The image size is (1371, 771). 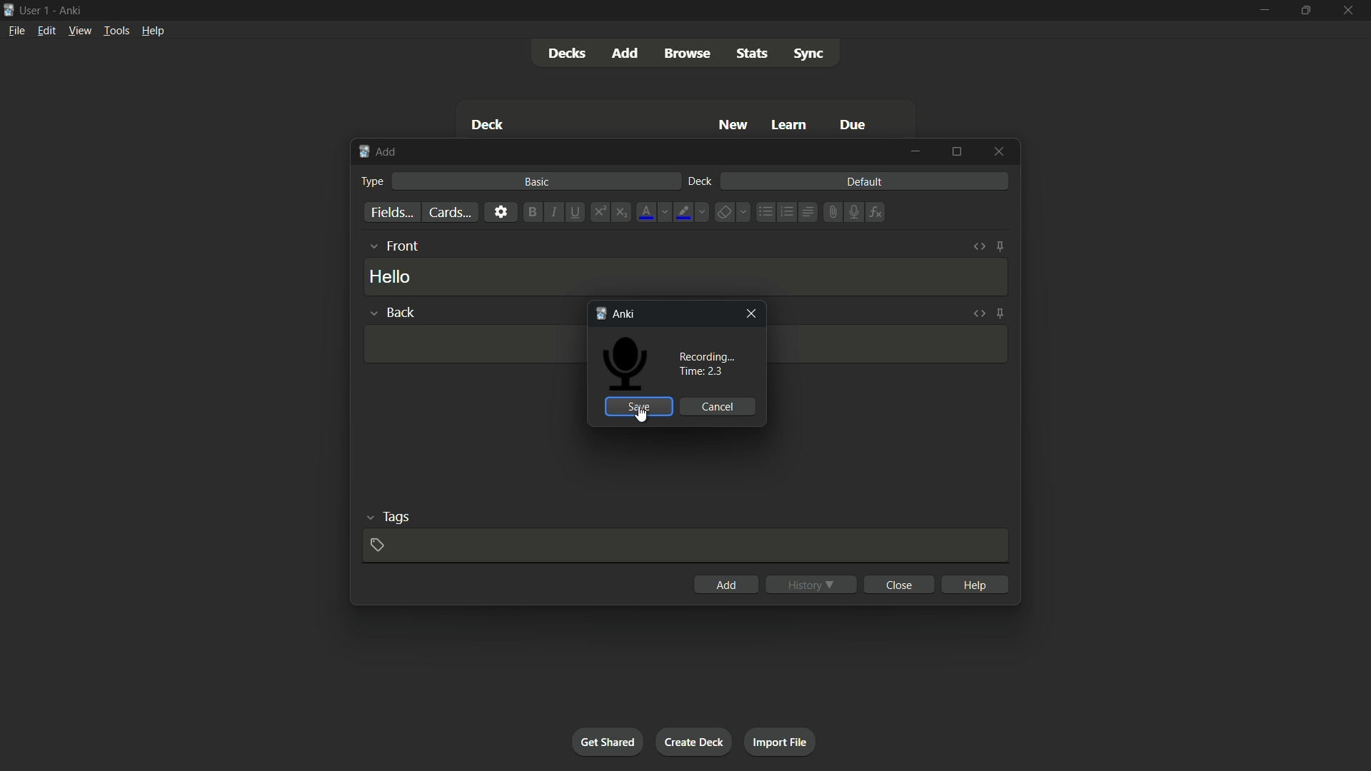 What do you see at coordinates (17, 31) in the screenshot?
I see `file menu` at bounding box center [17, 31].